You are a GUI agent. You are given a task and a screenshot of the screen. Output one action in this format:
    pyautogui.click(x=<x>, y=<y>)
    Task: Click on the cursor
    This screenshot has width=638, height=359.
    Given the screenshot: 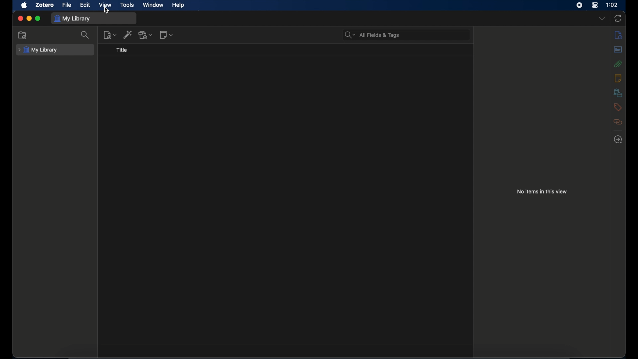 What is the action you would take?
    pyautogui.click(x=107, y=10)
    